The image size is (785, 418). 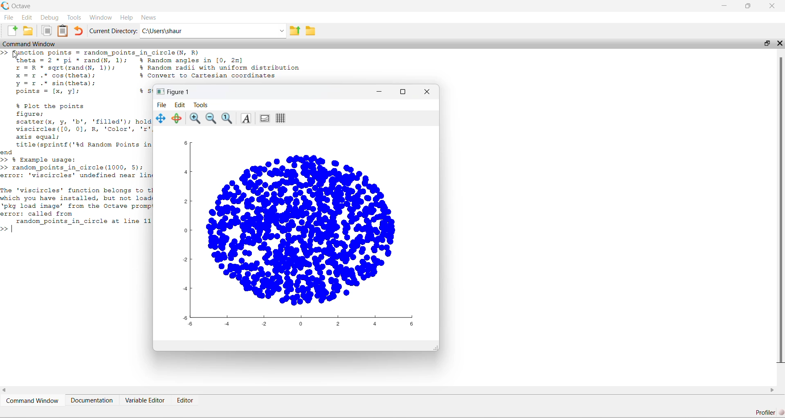 I want to click on cursor, so click(x=16, y=55).